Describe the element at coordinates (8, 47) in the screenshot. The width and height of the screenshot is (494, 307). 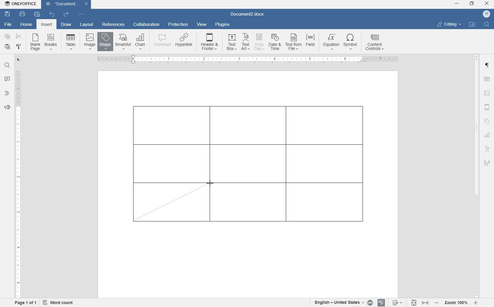
I see `paste` at that location.